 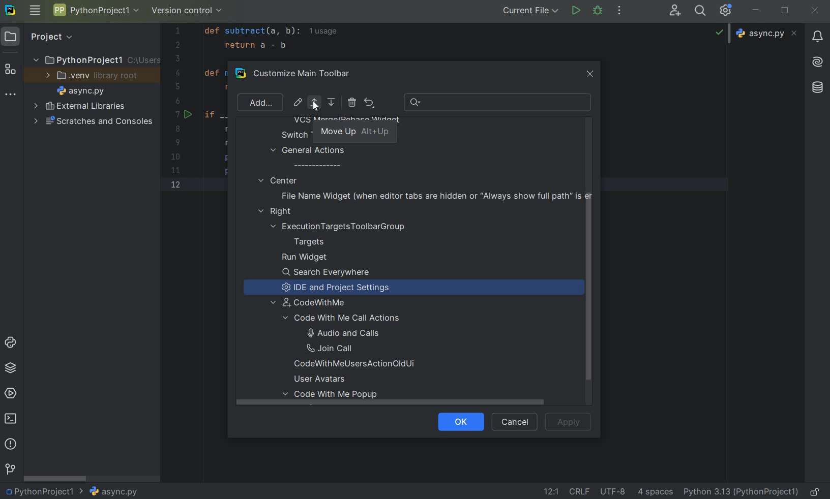 What do you see at coordinates (43, 37) in the screenshot?
I see `PROJECT` at bounding box center [43, 37].